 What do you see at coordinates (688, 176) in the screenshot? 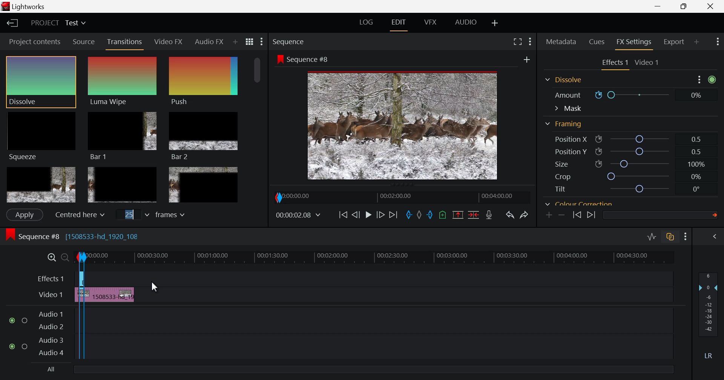
I see `Curves` at bounding box center [688, 176].